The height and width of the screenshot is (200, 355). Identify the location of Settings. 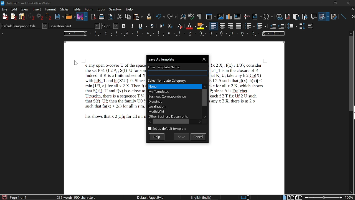
(41, 17).